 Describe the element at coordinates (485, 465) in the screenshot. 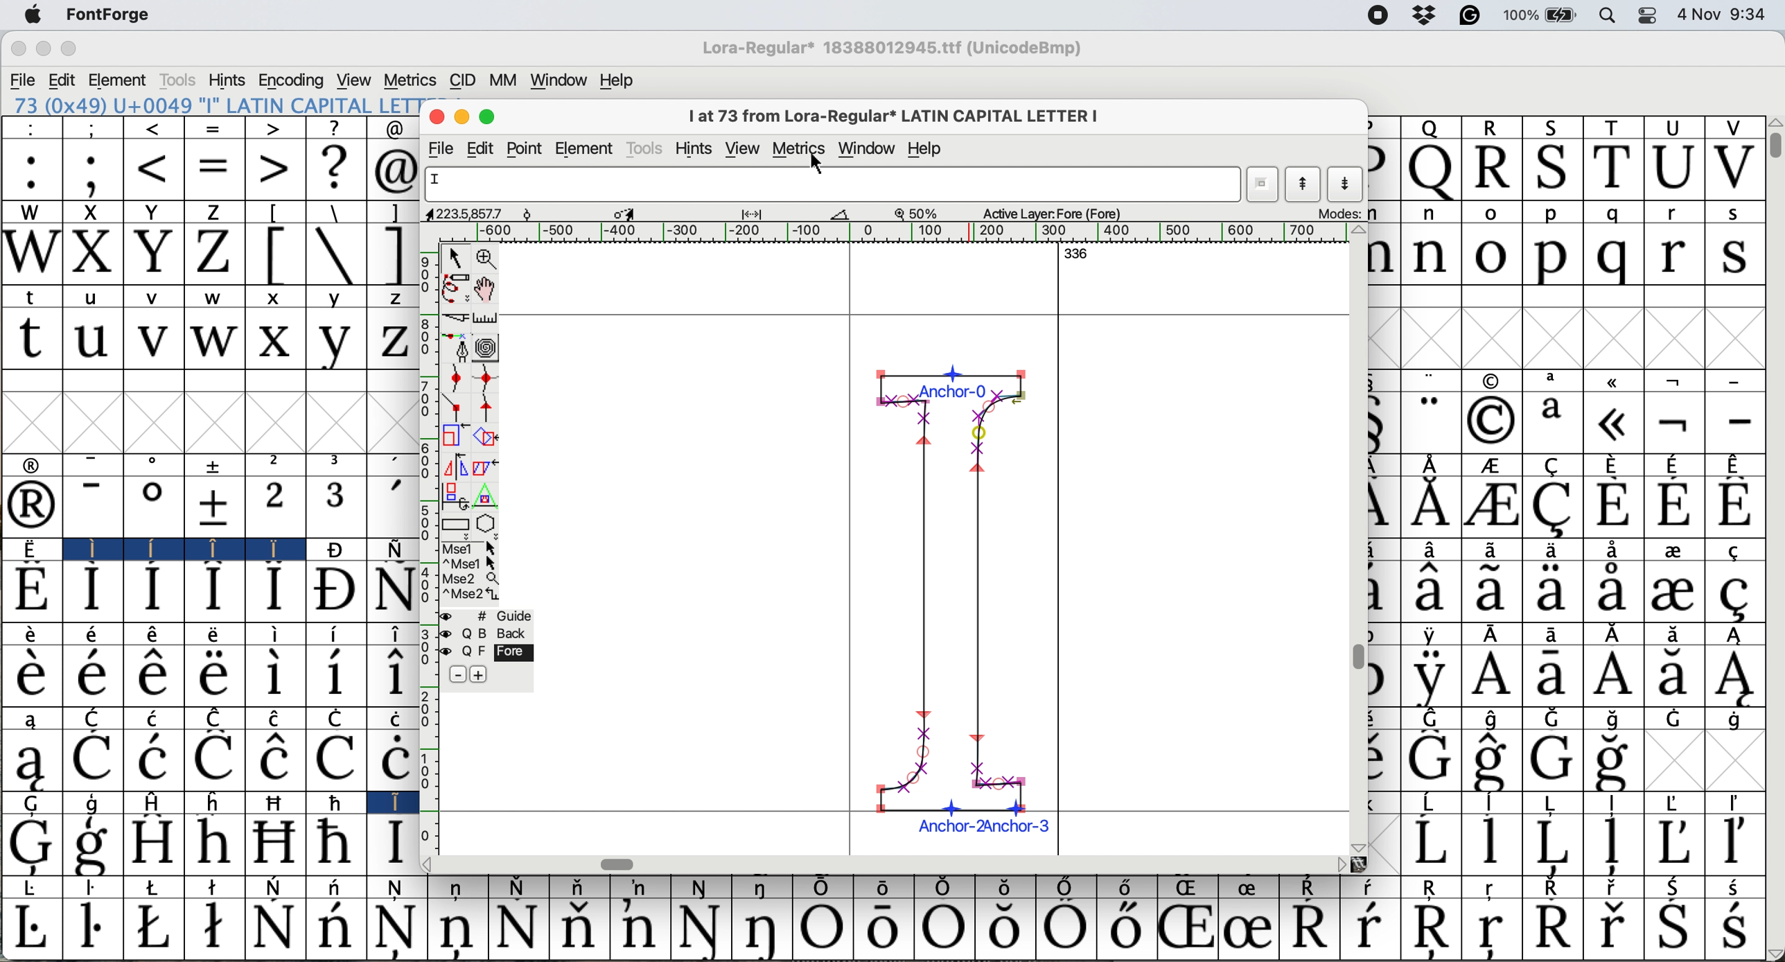

I see `skew the selection` at that location.